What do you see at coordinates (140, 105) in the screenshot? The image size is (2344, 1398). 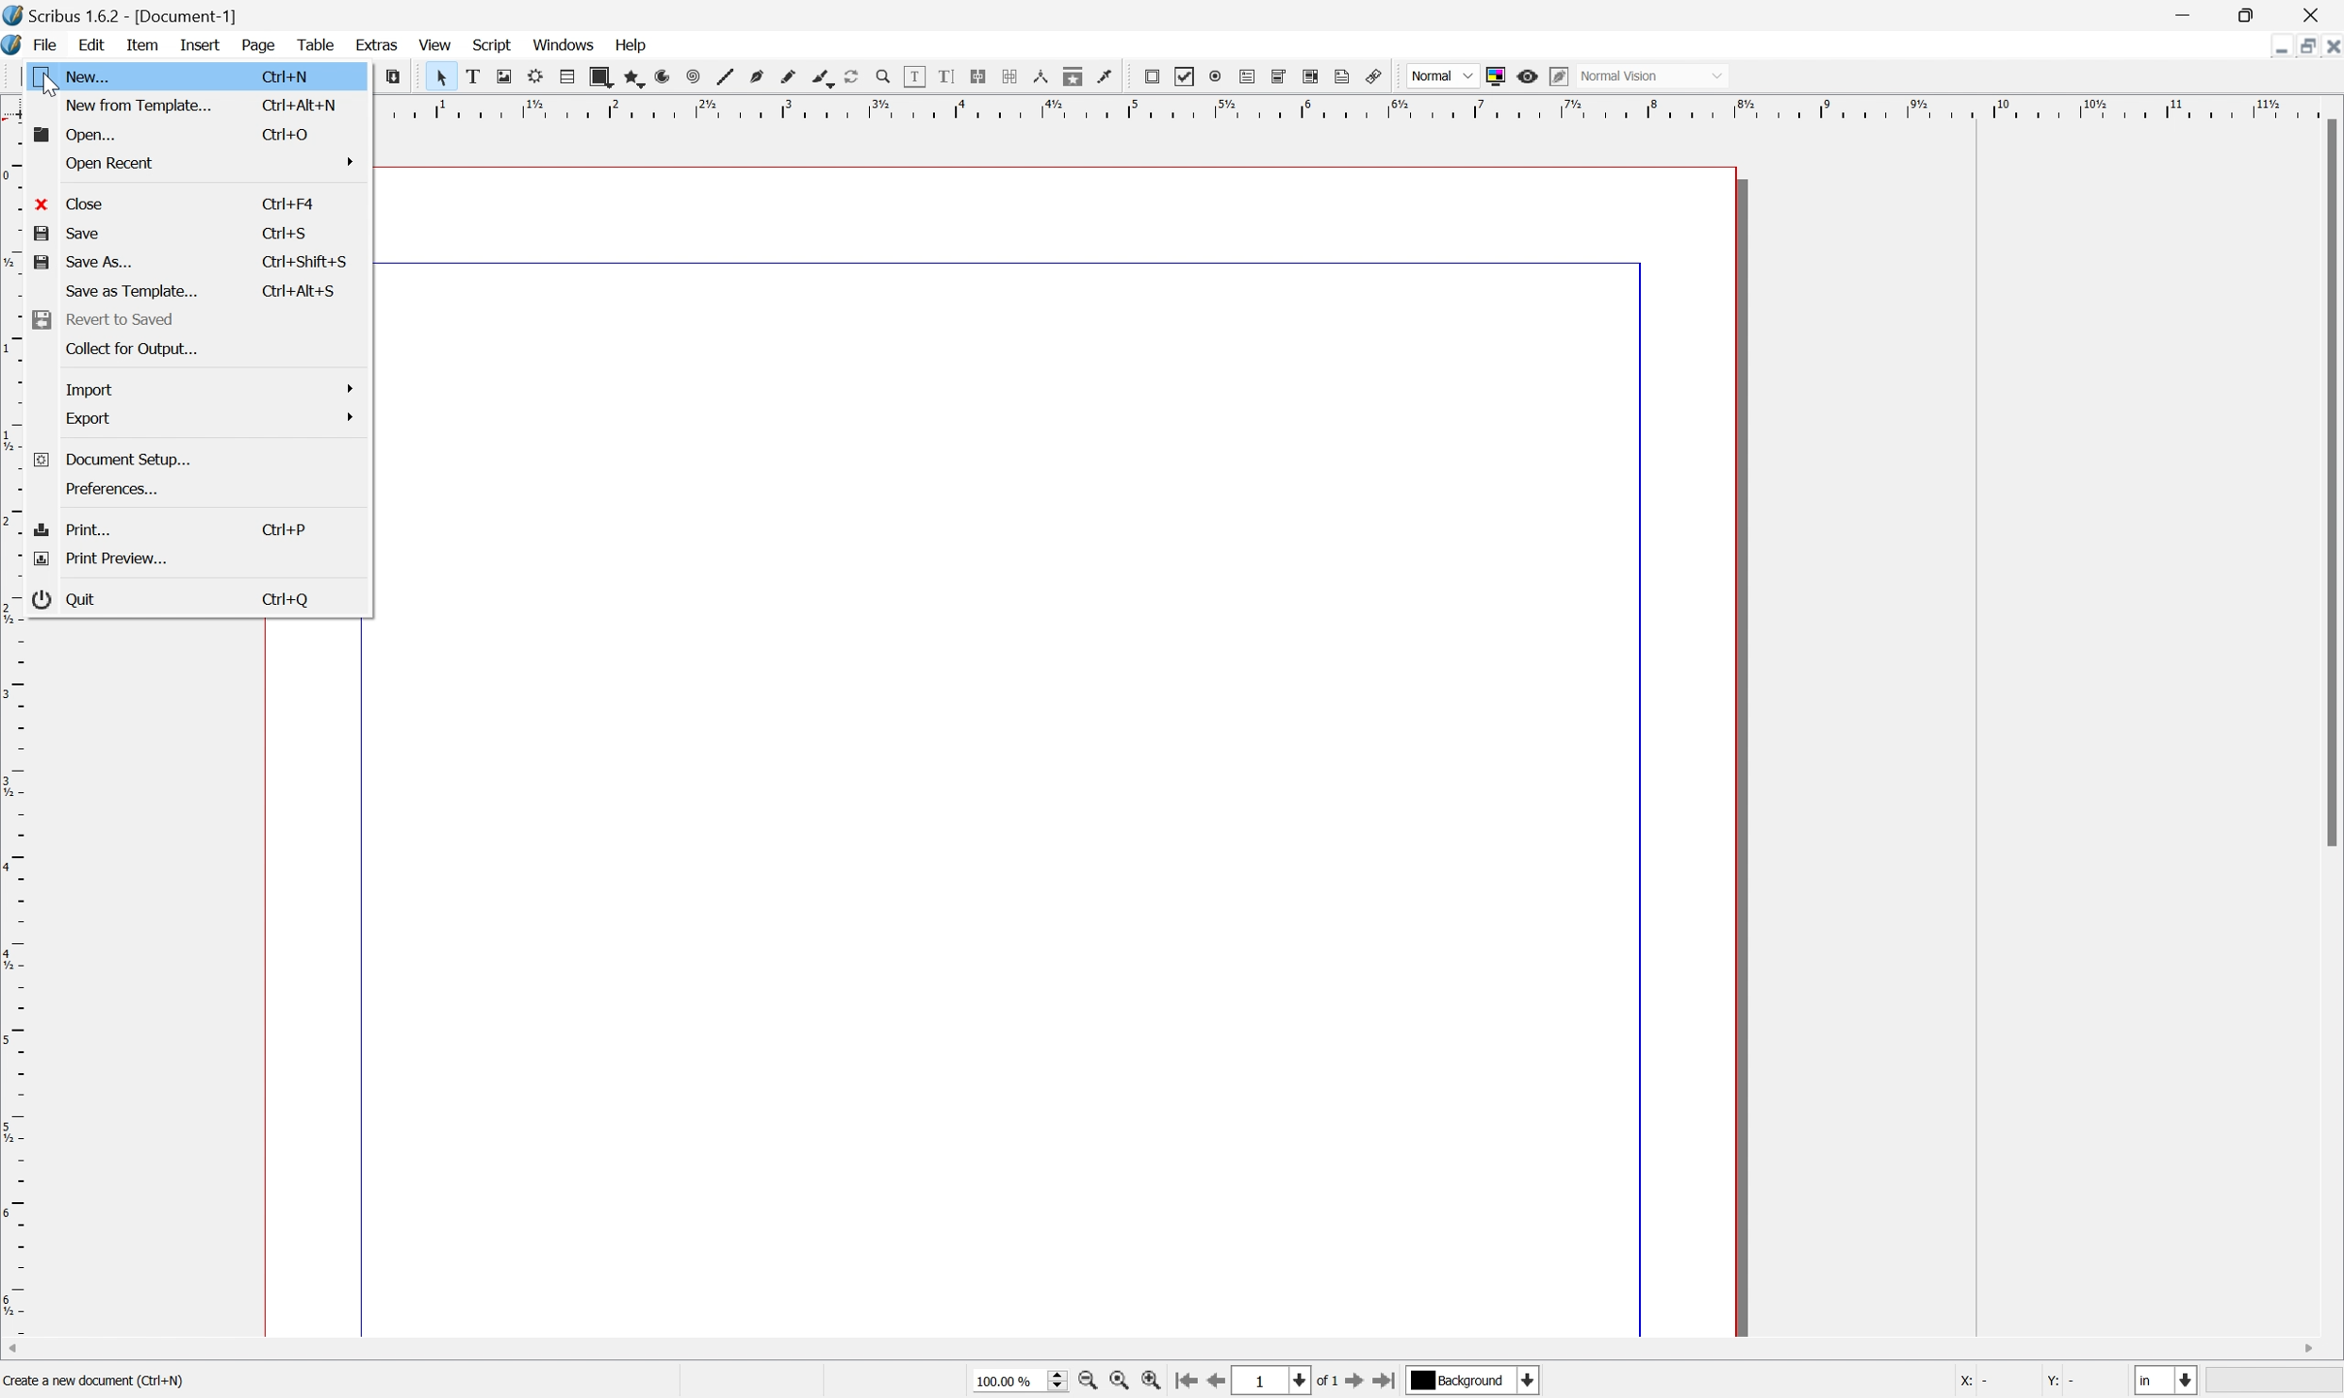 I see `new from template` at bounding box center [140, 105].